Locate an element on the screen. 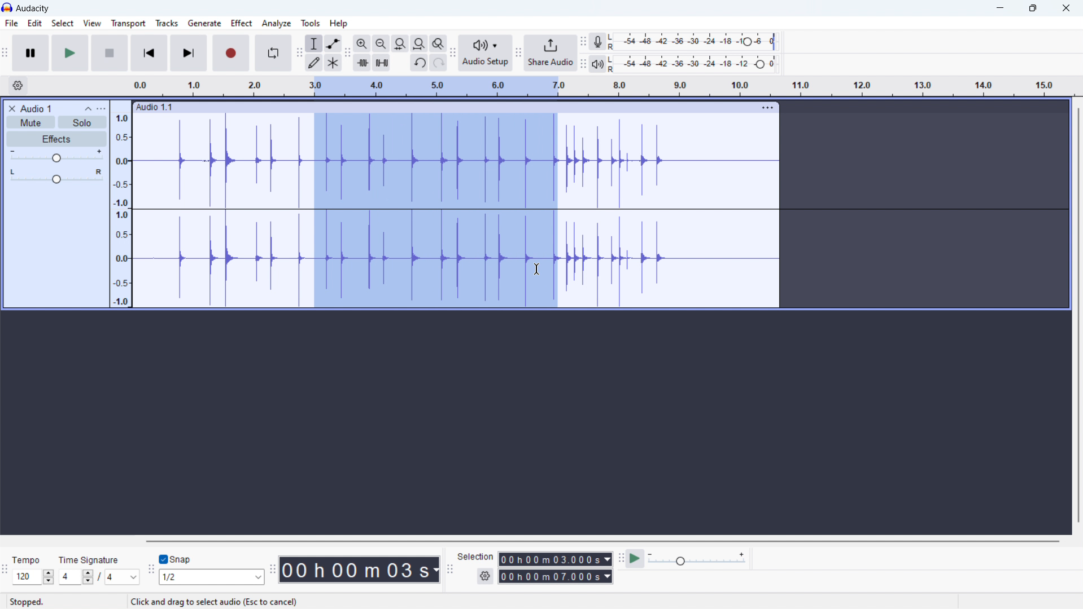 Image resolution: width=1083 pixels, height=609 pixels. Stopped is located at coordinates (27, 601).